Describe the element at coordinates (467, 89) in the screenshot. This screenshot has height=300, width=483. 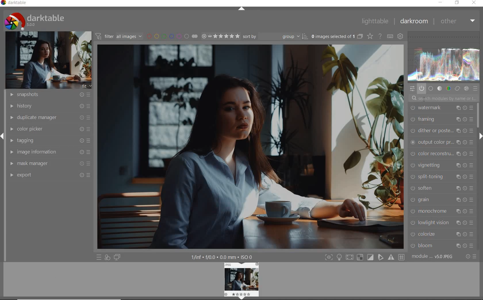
I see `effect` at that location.